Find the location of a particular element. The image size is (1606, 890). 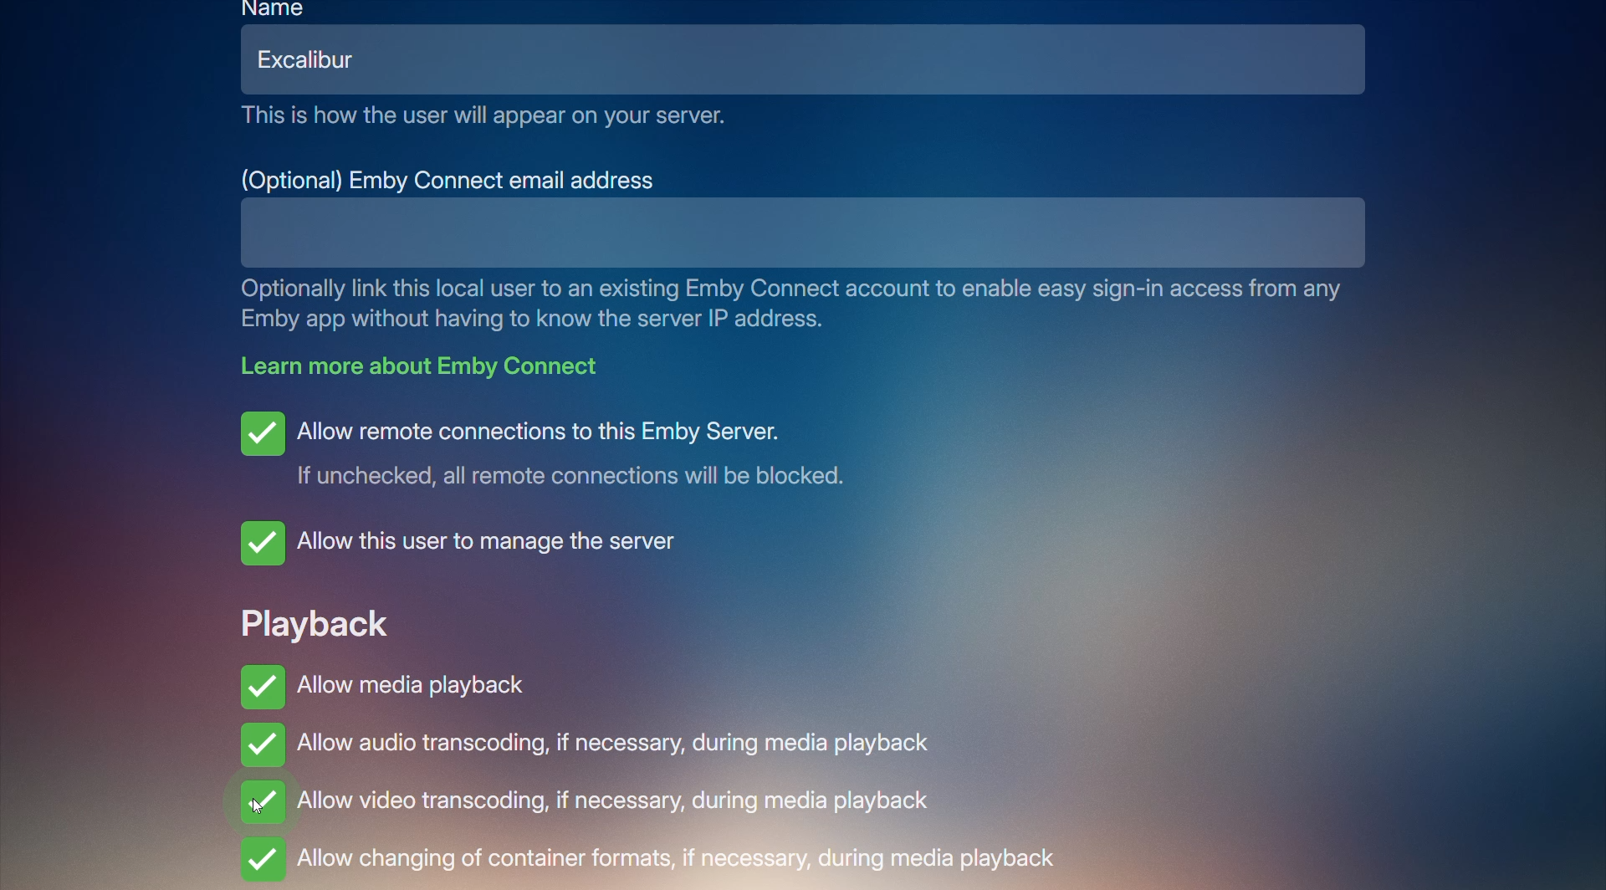

 Allow changing of container formats, if necessary, during media playback is located at coordinates (654, 860).